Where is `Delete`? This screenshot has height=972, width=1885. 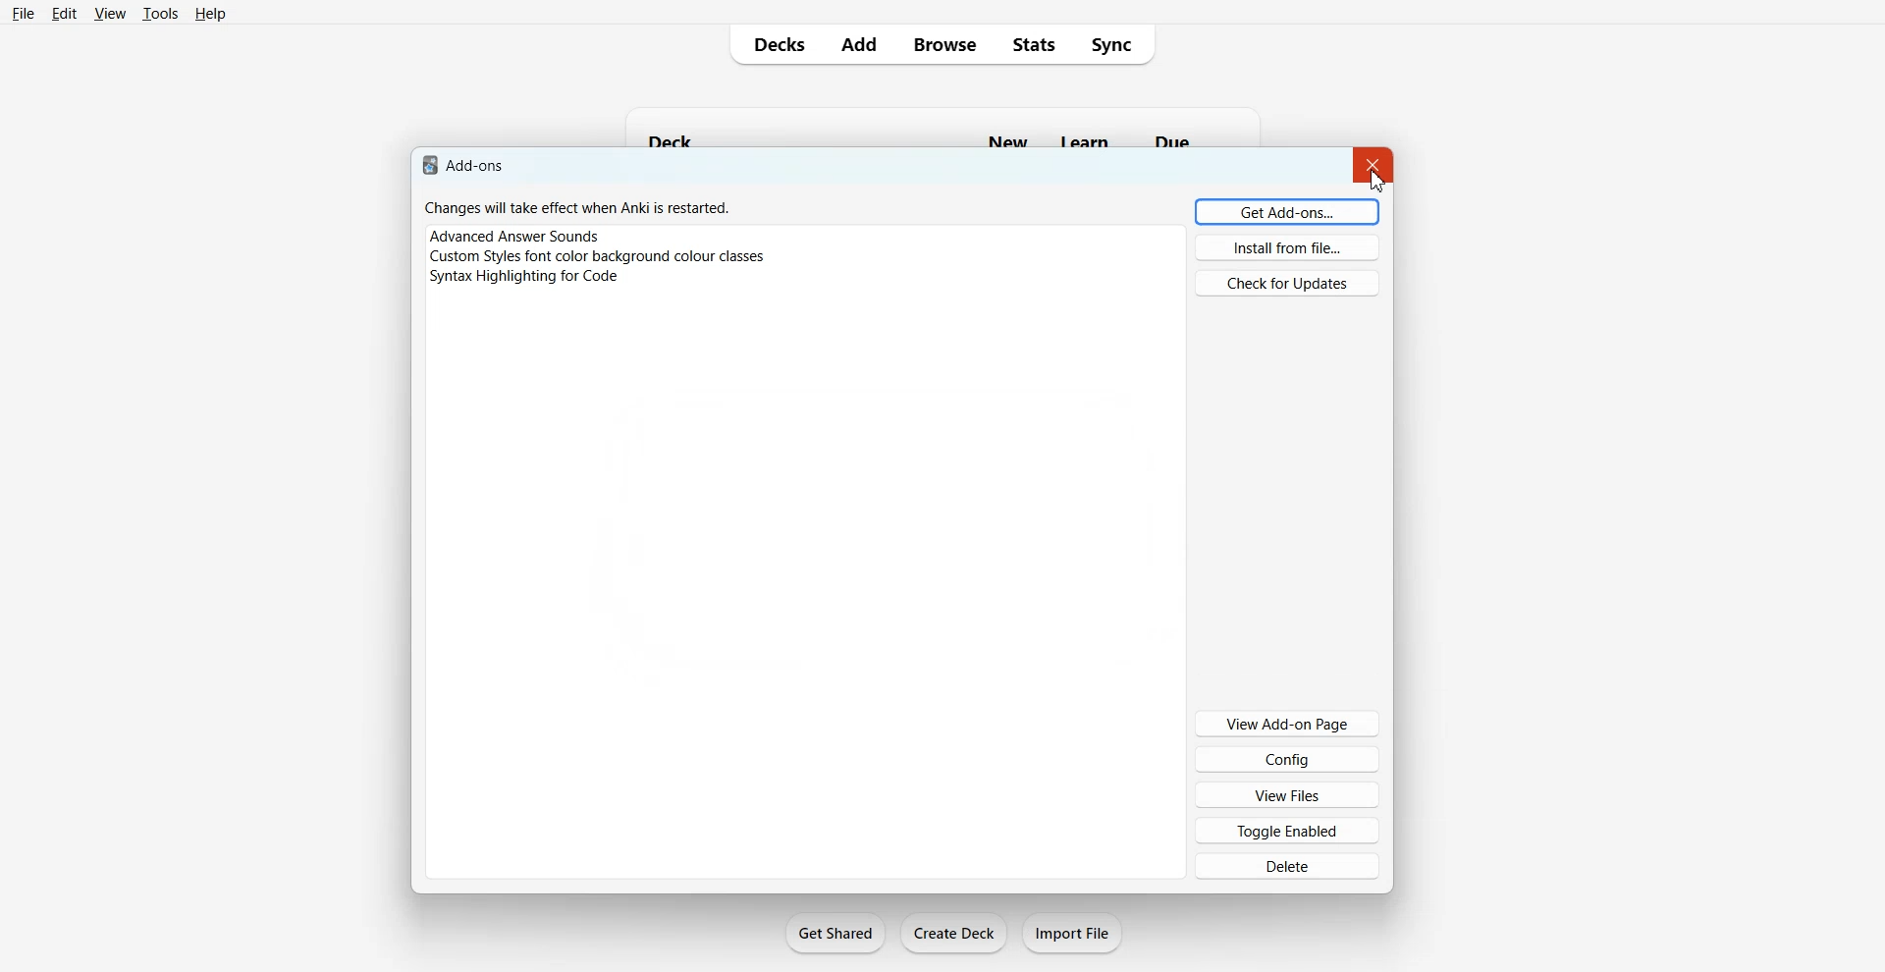
Delete is located at coordinates (1286, 866).